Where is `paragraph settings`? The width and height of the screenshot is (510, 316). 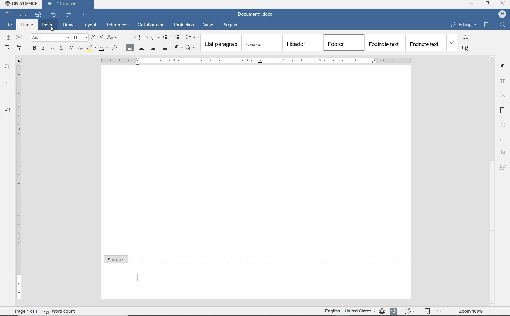
paragraph settings is located at coordinates (504, 67).